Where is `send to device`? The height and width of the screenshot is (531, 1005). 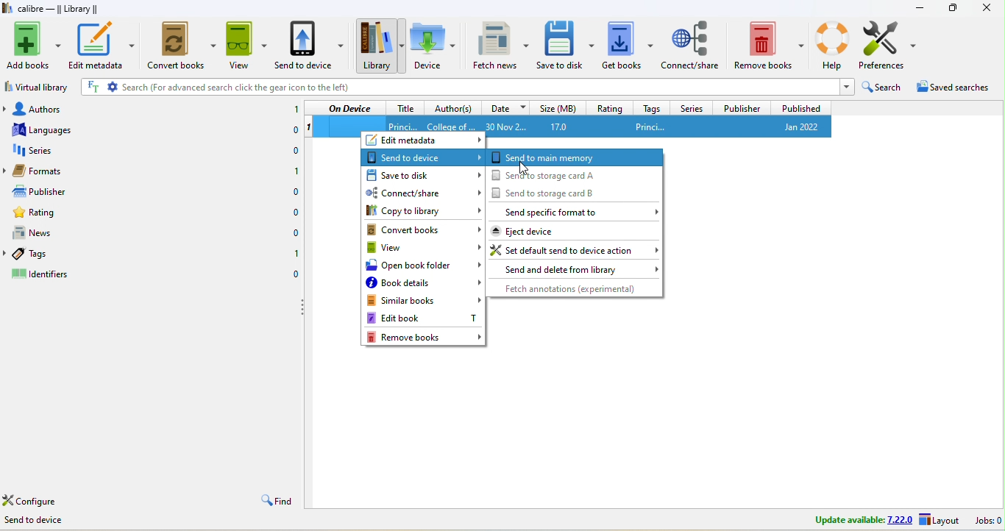 send to device is located at coordinates (423, 156).